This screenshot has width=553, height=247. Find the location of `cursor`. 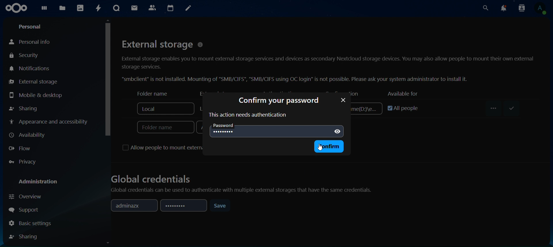

cursor is located at coordinates (323, 148).